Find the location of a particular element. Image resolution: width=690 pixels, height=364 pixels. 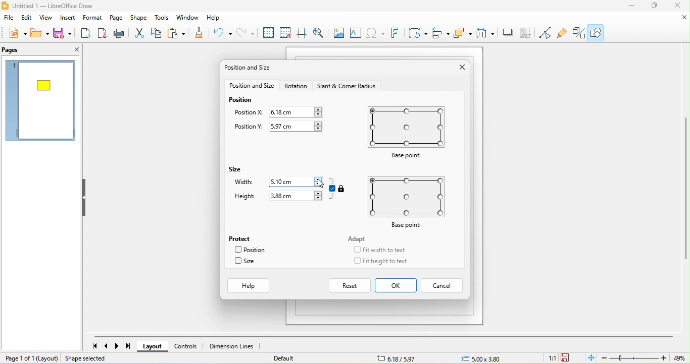

paste is located at coordinates (178, 32).